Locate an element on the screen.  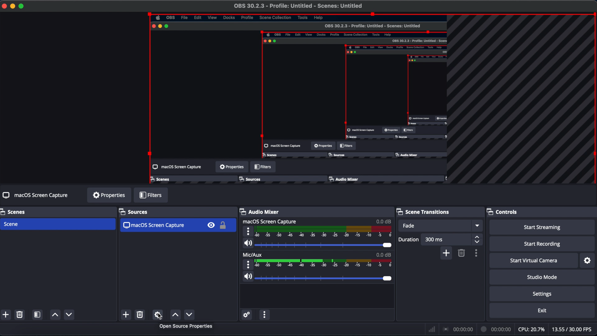
controls is located at coordinates (502, 212).